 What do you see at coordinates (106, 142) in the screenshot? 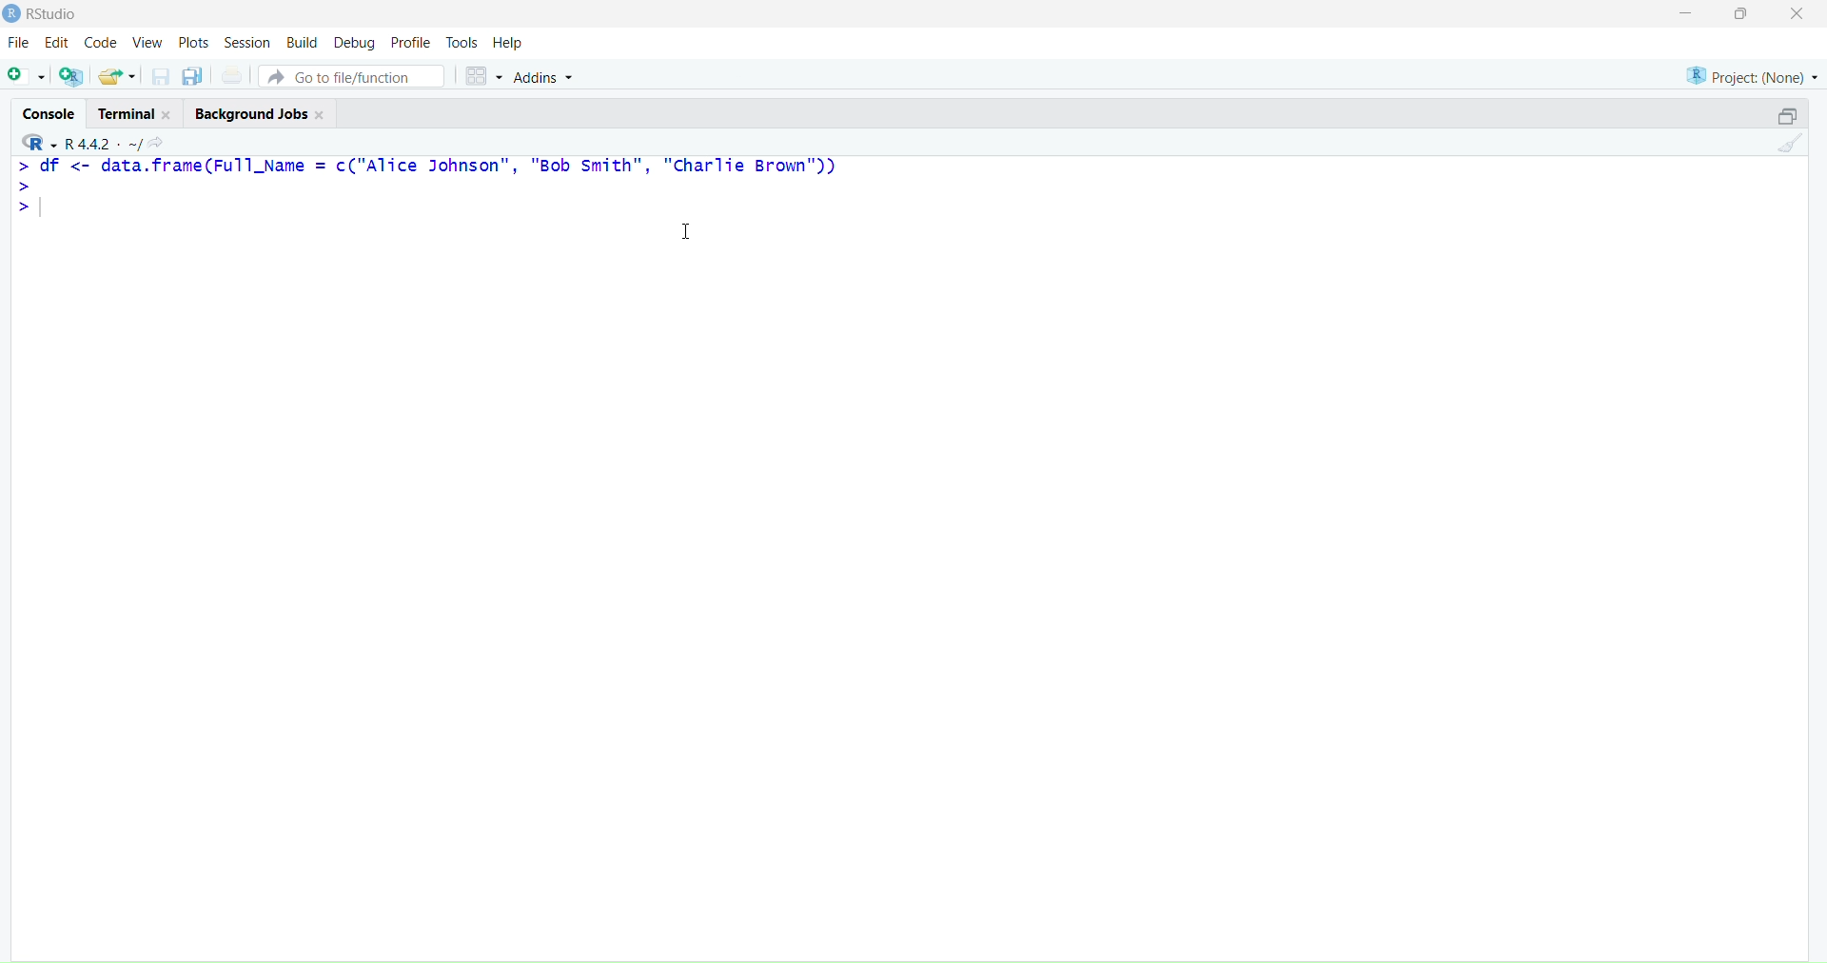
I see `R 4.4.2 ~/` at bounding box center [106, 142].